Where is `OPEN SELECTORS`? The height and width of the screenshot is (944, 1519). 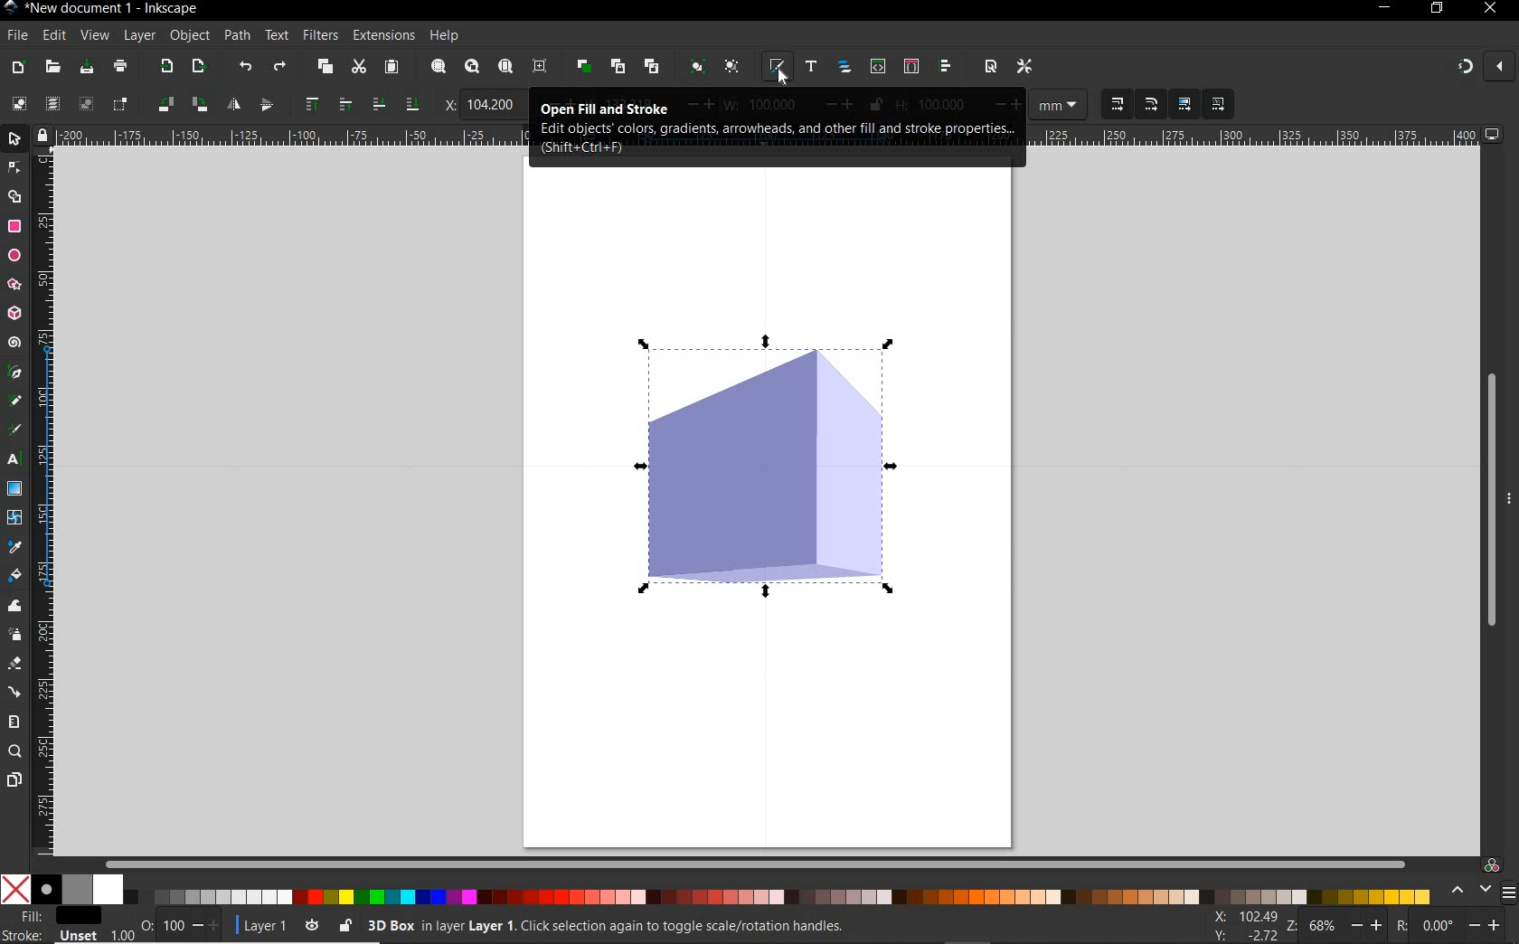 OPEN SELECTORS is located at coordinates (911, 68).